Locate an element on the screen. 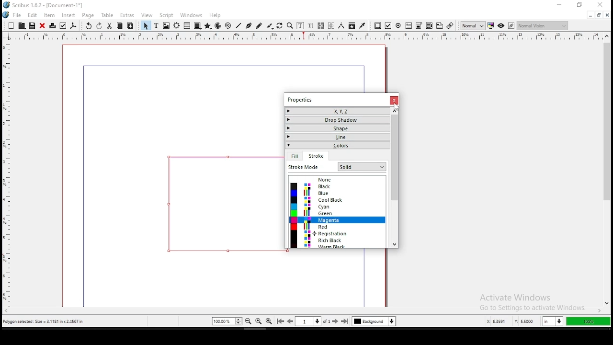 This screenshot has width=613, height=345. select current layer is located at coordinates (374, 321).